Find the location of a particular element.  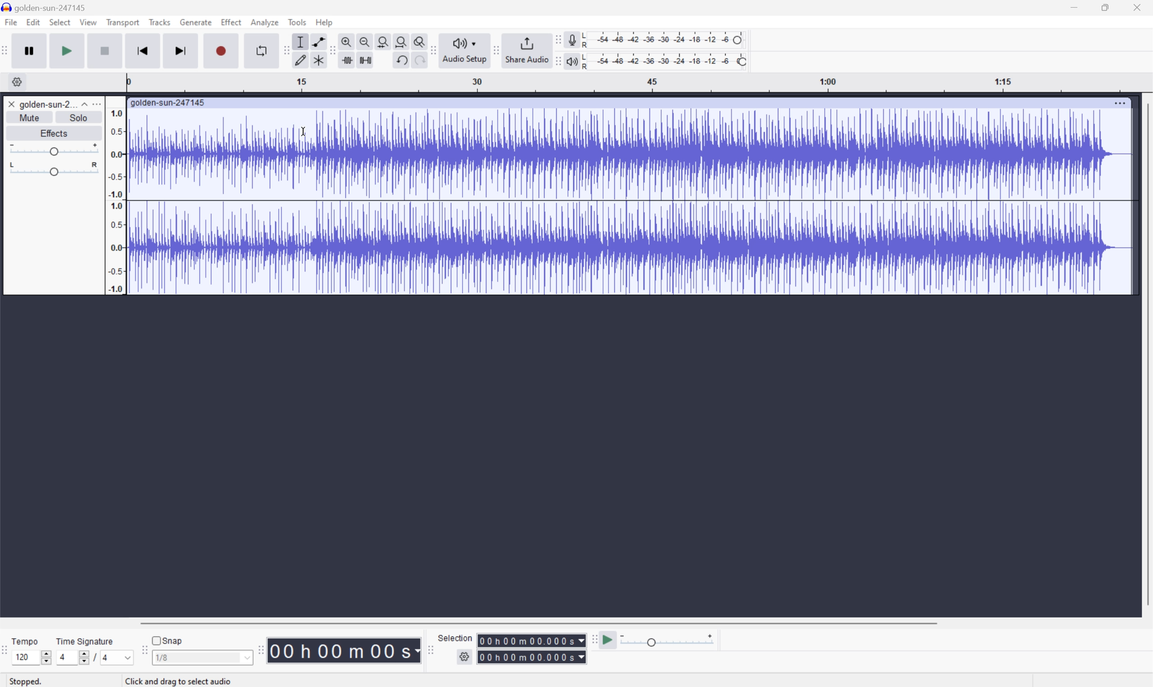

Play st speed is located at coordinates (609, 640).